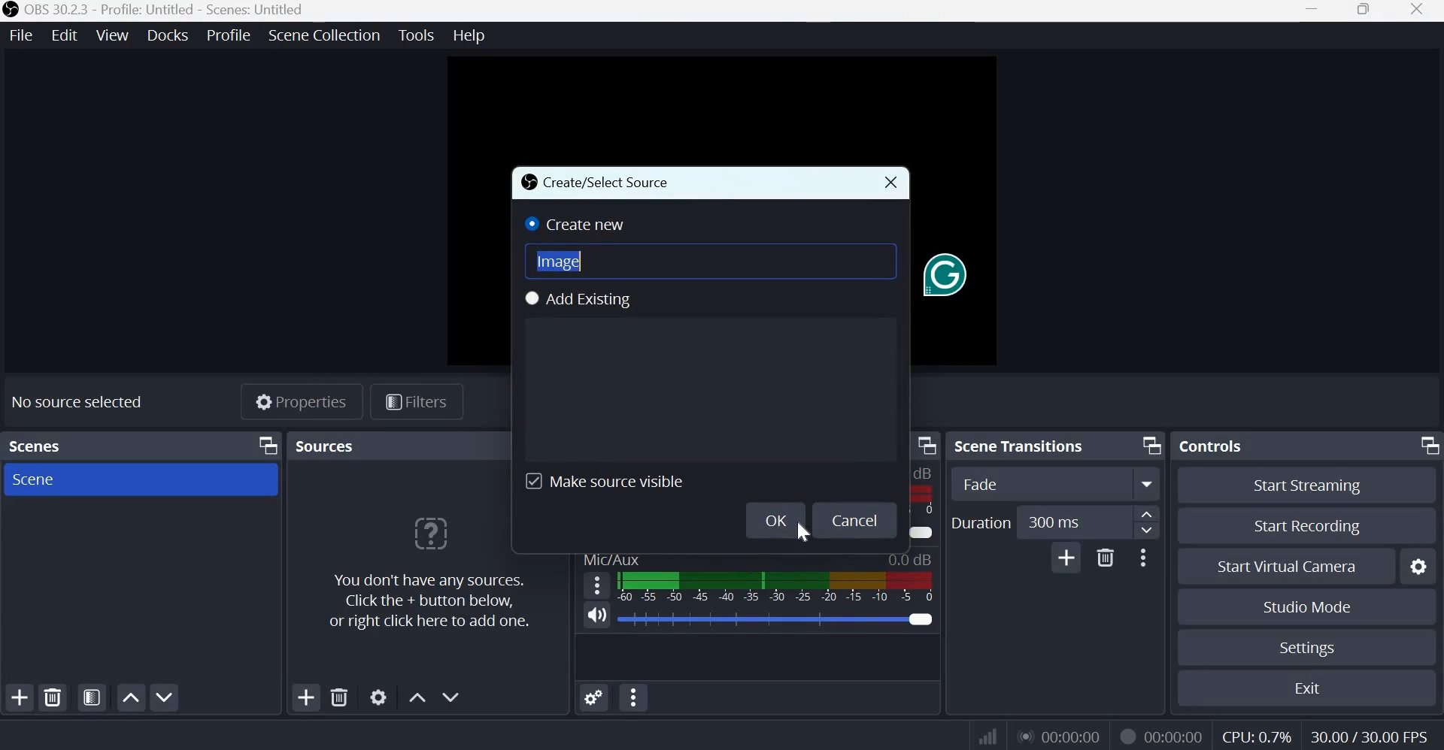  Describe the element at coordinates (1018, 446) in the screenshot. I see `Scene transitions` at that location.